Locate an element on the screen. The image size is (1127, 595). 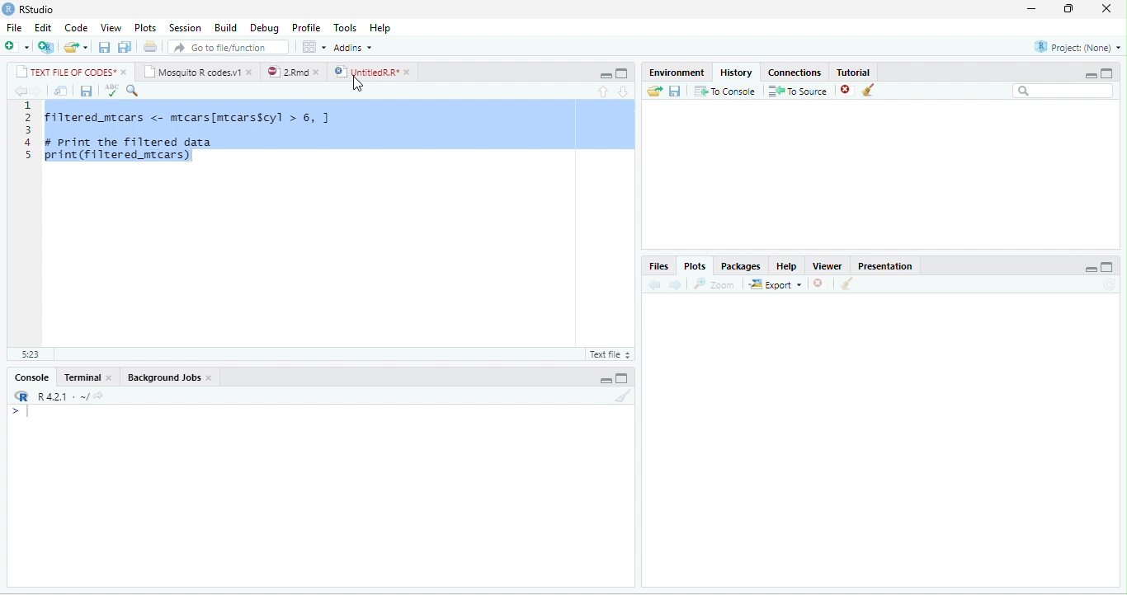
open folder is located at coordinates (654, 91).